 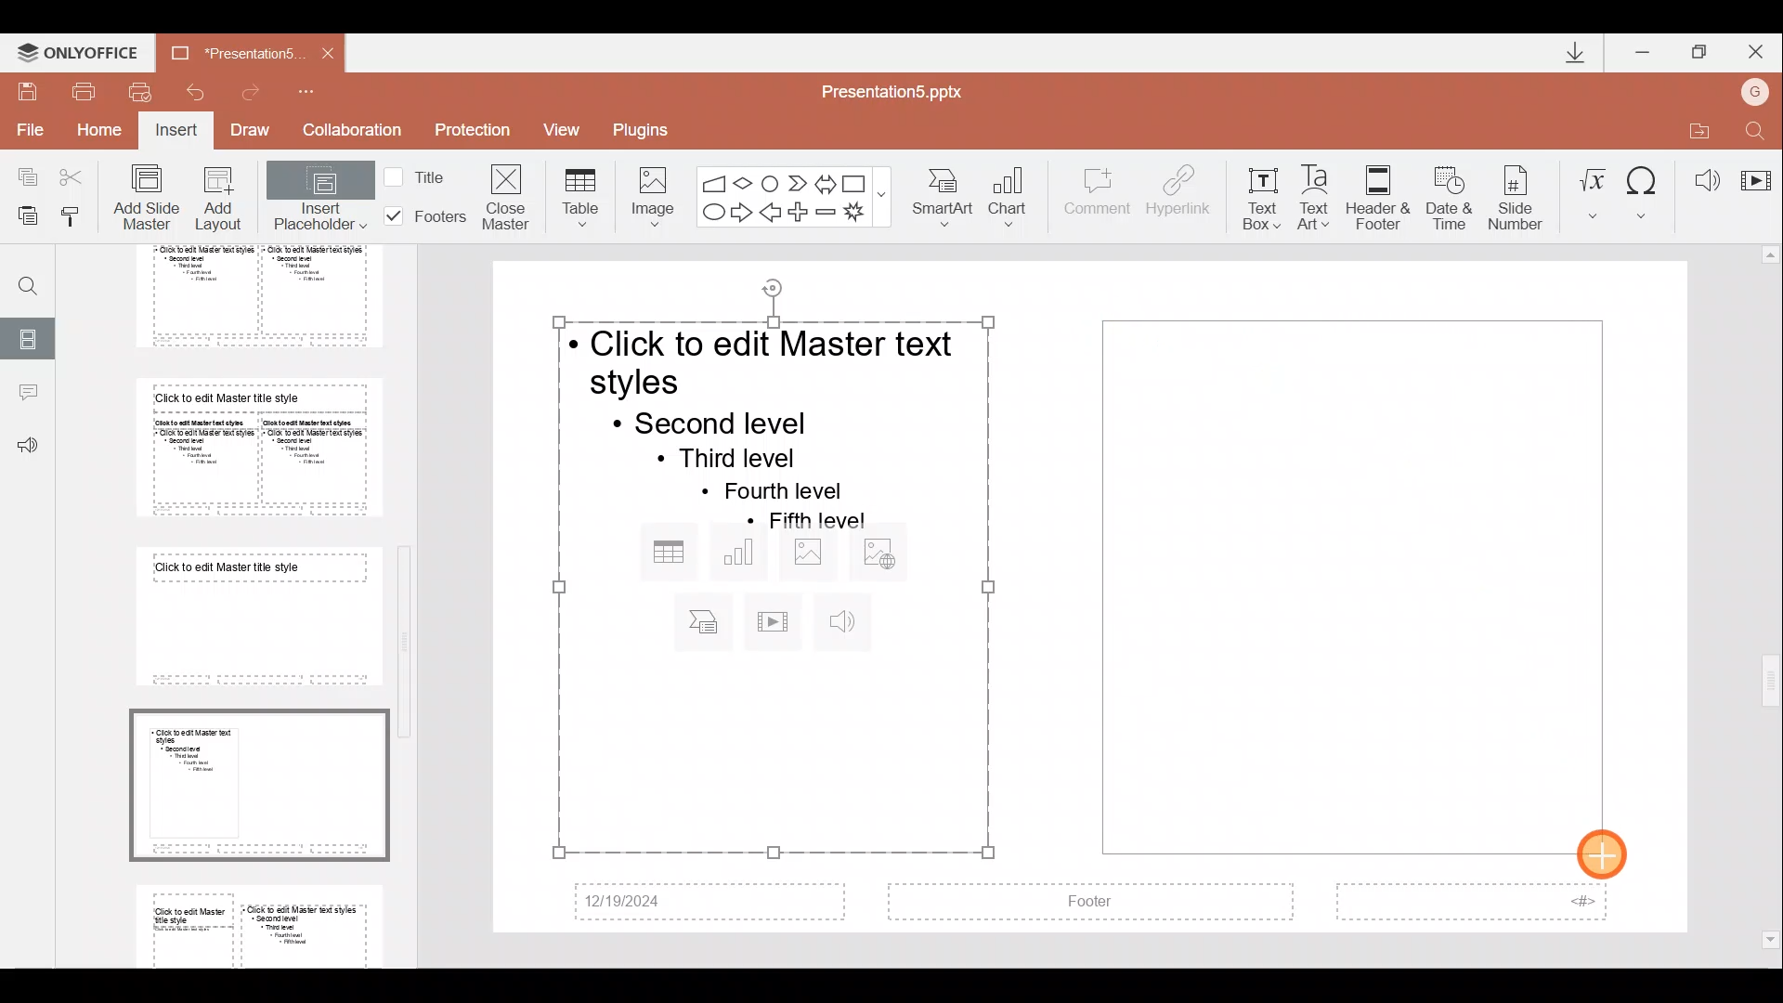 I want to click on Ellipse, so click(x=711, y=214).